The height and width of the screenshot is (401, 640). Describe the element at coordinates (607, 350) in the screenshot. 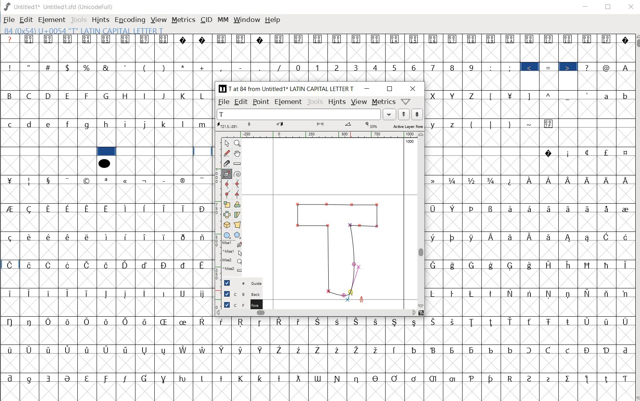

I see `Symbol` at that location.